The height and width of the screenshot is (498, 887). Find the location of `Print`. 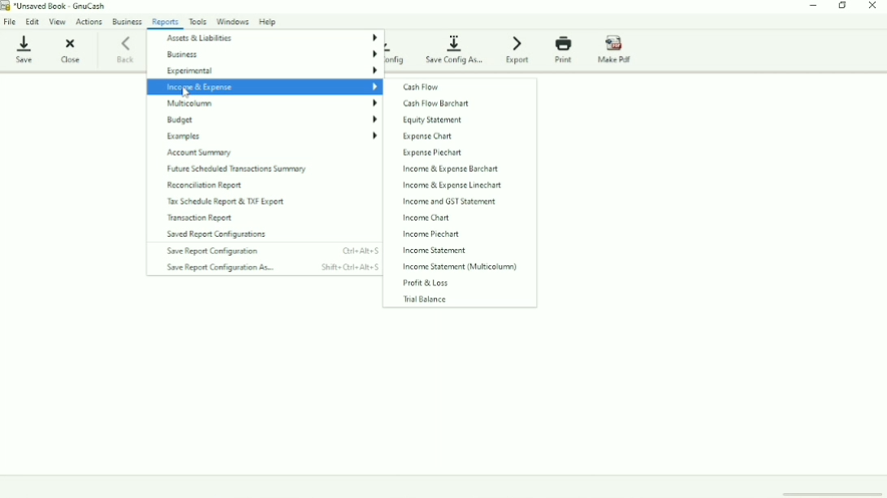

Print is located at coordinates (565, 49).